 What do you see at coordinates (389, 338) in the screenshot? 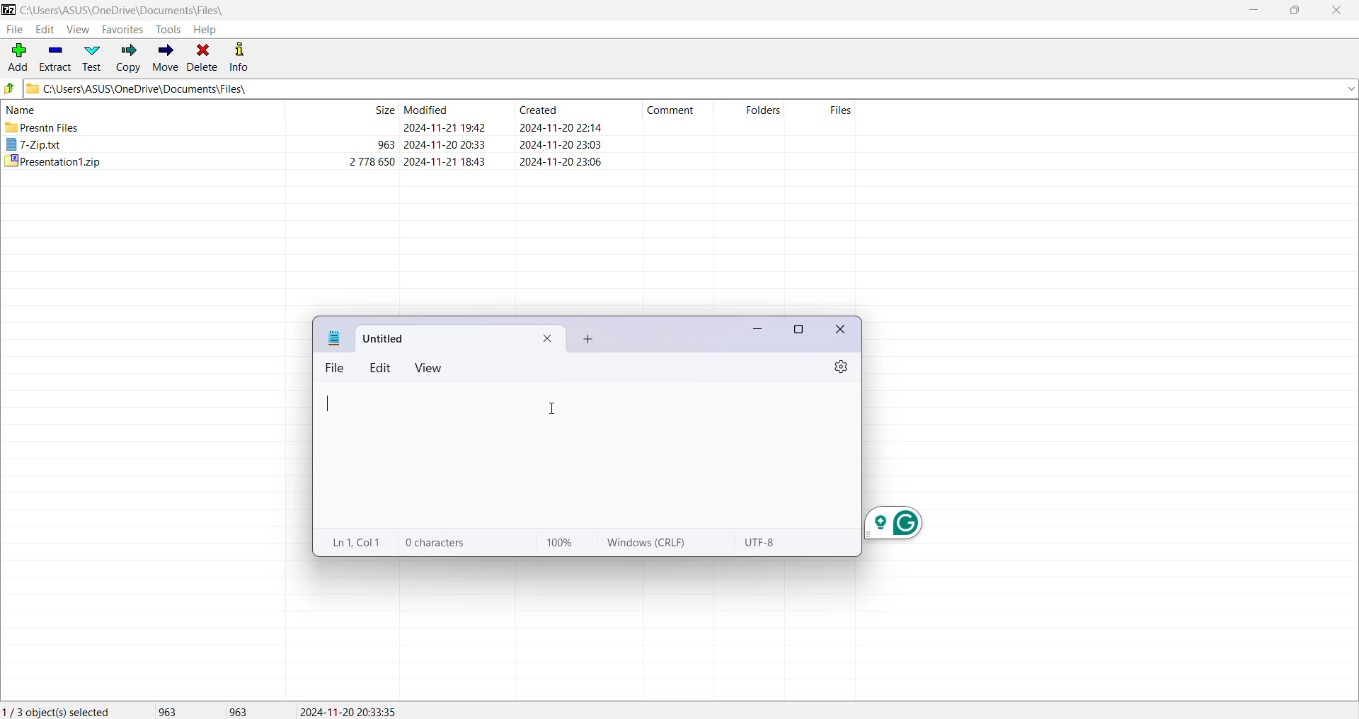
I see `title` at bounding box center [389, 338].